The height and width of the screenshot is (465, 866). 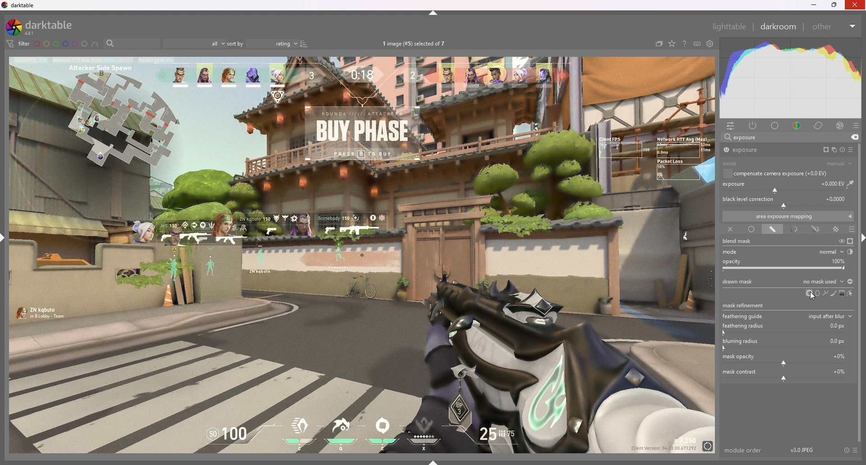 What do you see at coordinates (263, 43) in the screenshot?
I see `sort by` at bounding box center [263, 43].